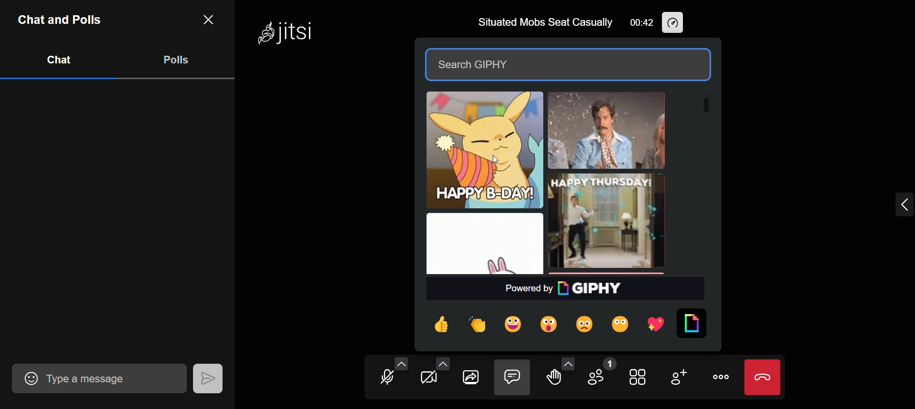  Describe the element at coordinates (567, 288) in the screenshot. I see `powered by Giphy text` at that location.